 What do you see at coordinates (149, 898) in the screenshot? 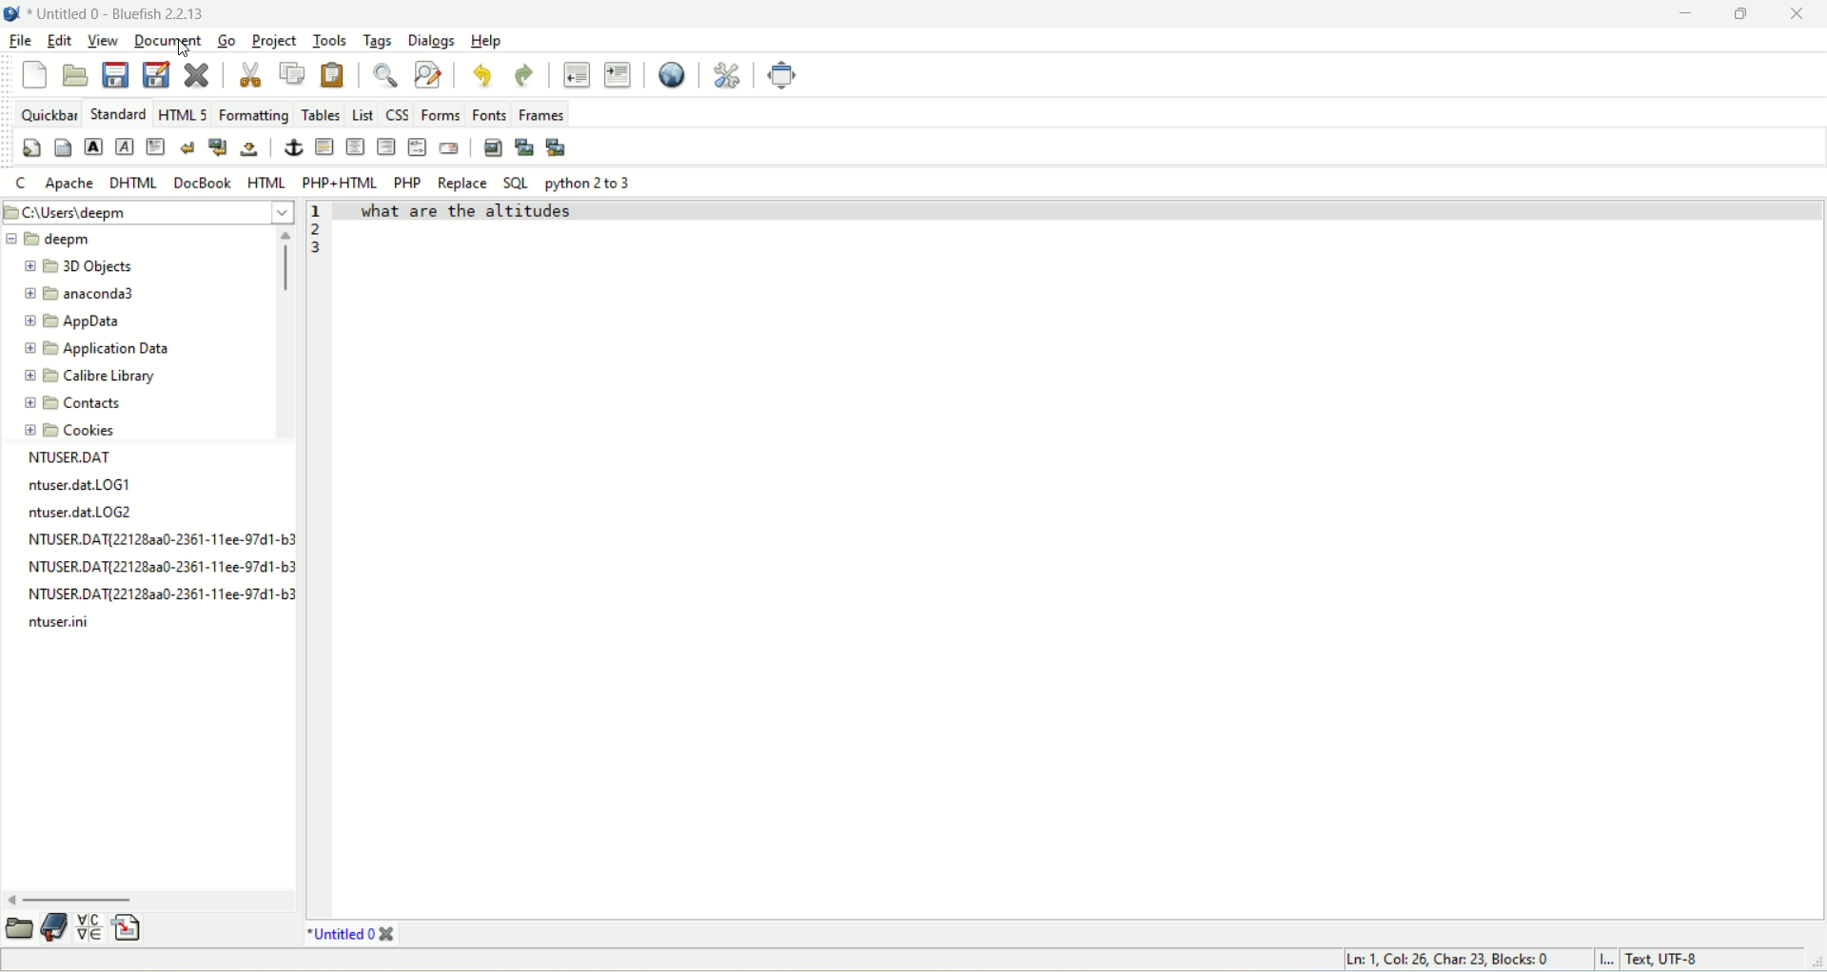
I see `horizontal scroll bar` at bounding box center [149, 898].